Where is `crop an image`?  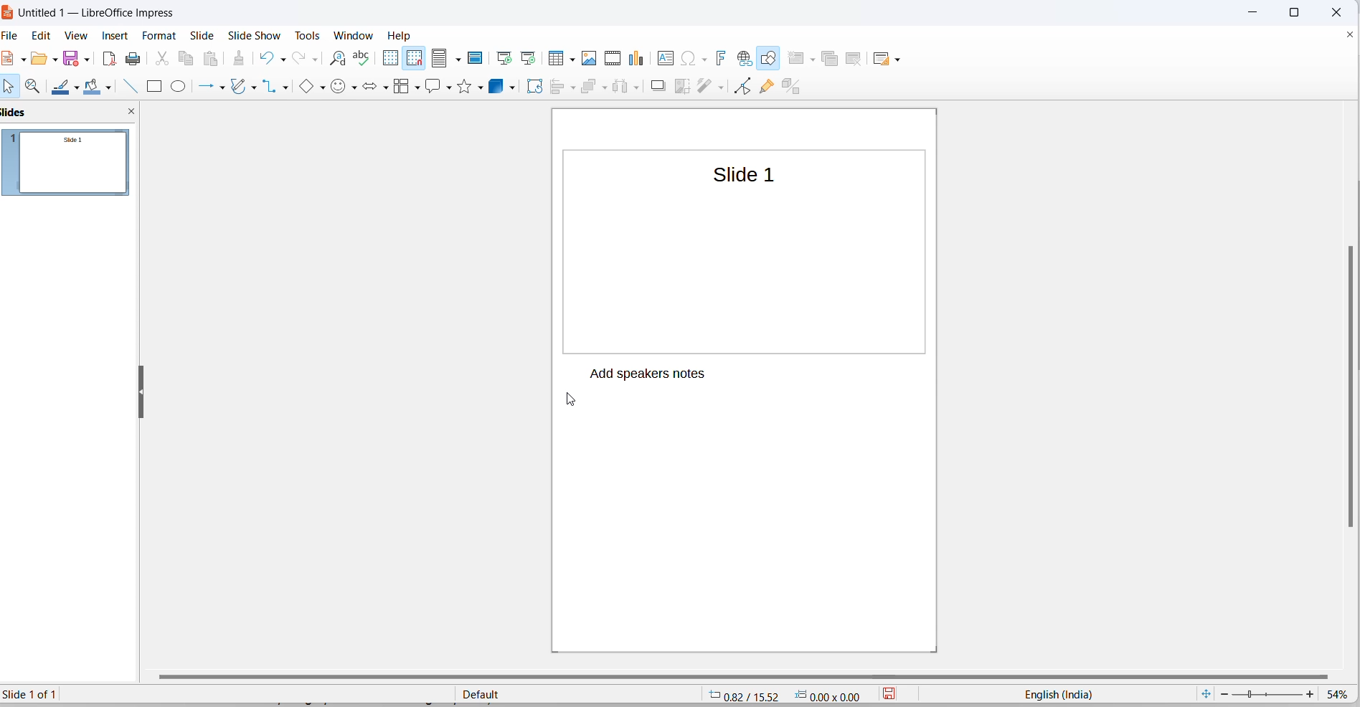 crop an image is located at coordinates (679, 88).